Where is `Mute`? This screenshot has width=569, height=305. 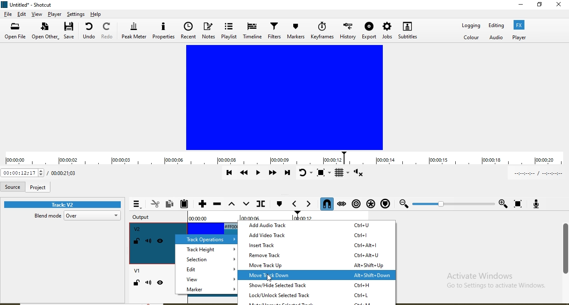
Mute is located at coordinates (148, 283).